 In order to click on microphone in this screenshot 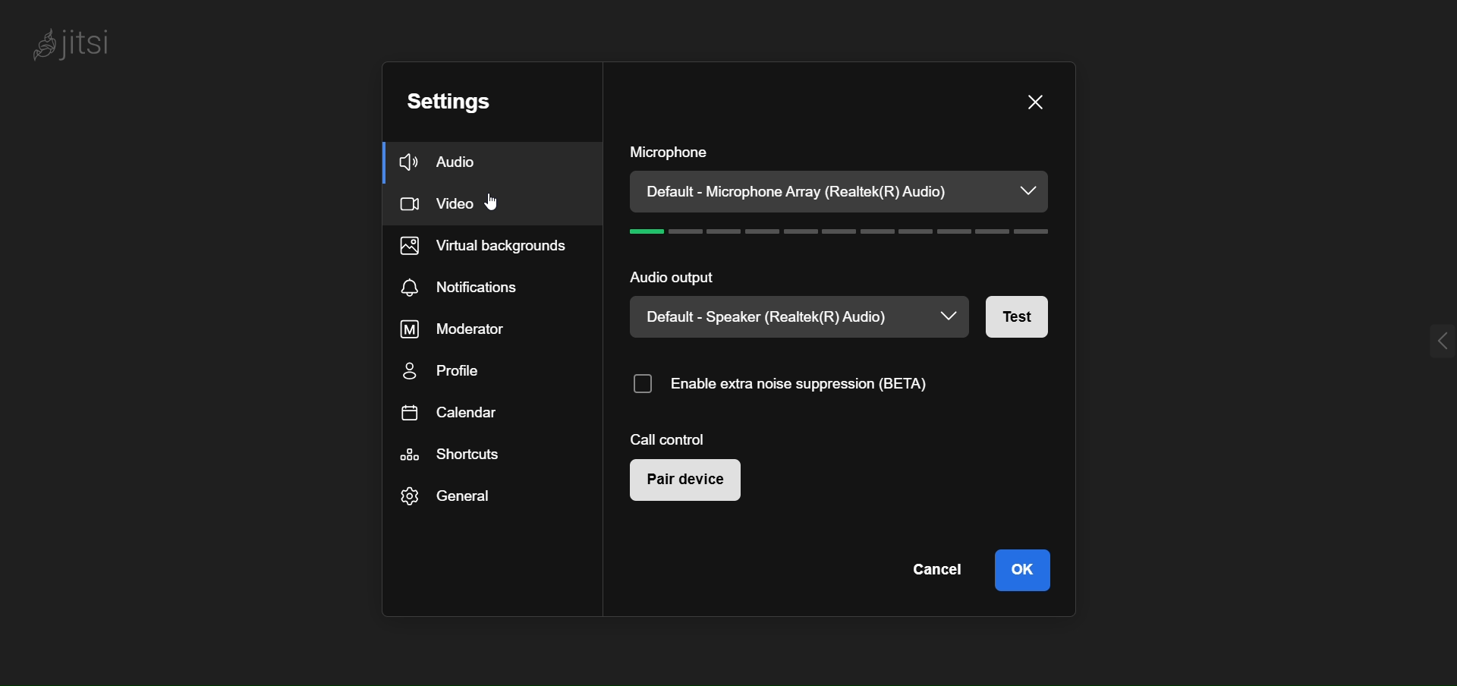, I will do `click(670, 150)`.